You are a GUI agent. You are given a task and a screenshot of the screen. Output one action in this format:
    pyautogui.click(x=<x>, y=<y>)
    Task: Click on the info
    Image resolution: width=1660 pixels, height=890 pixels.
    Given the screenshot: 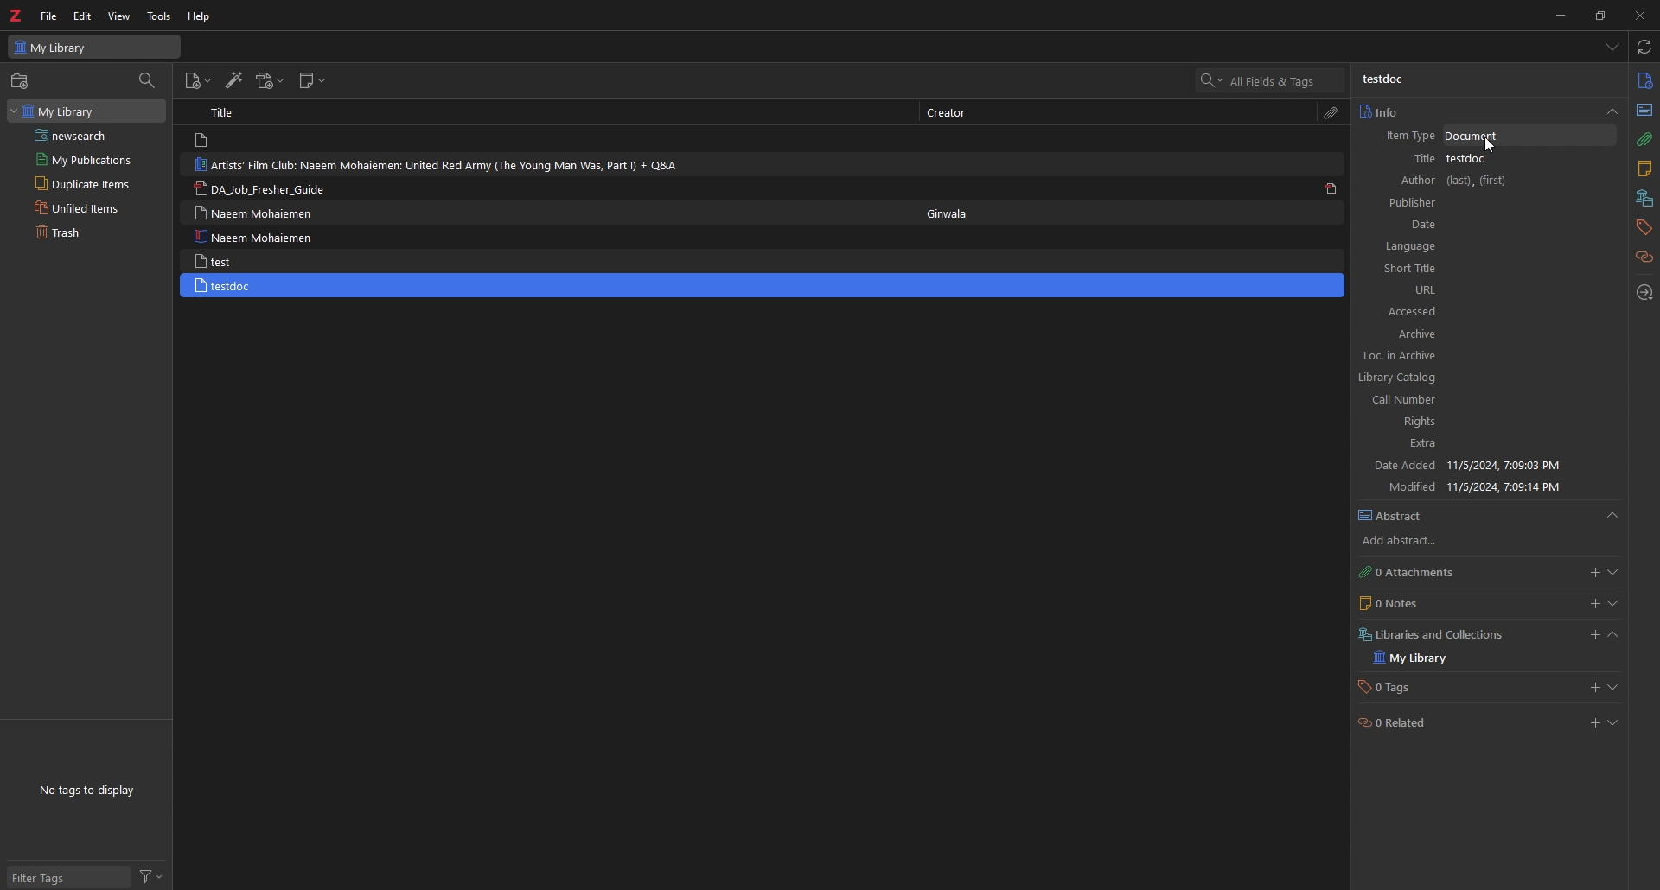 What is the action you would take?
    pyautogui.click(x=1487, y=111)
    